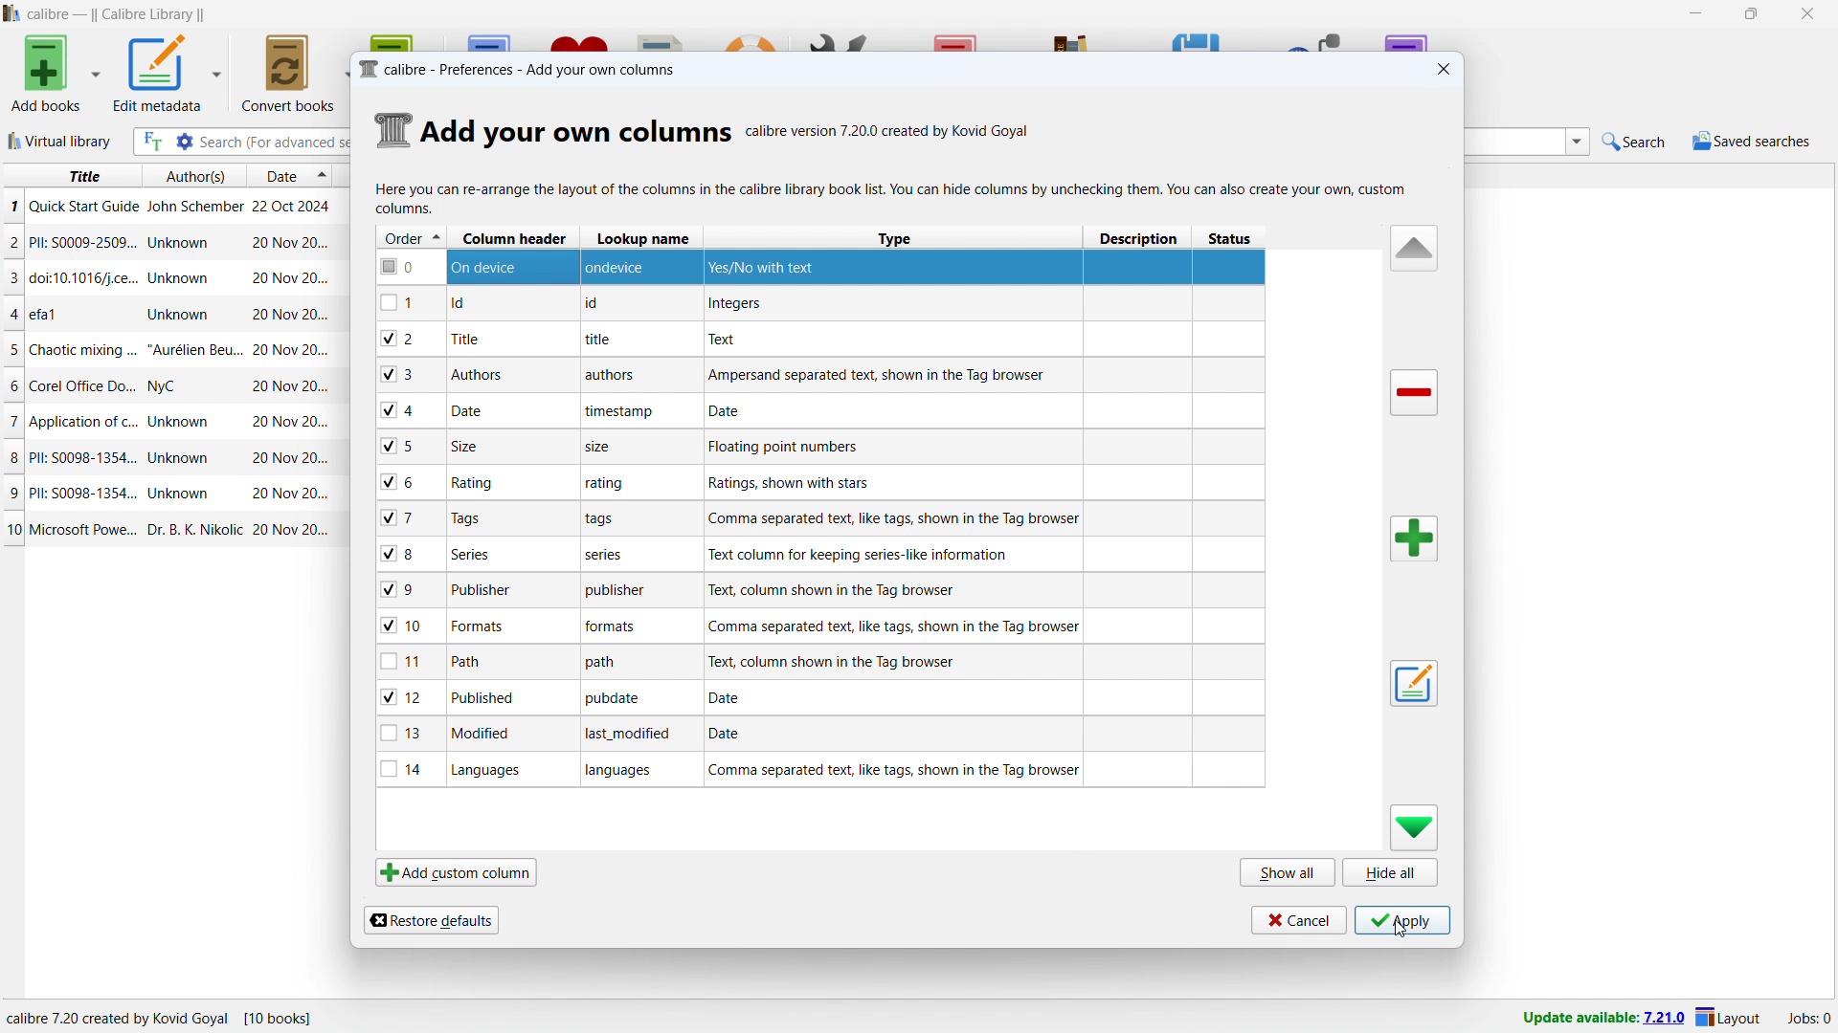 Image resolution: width=1838 pixels, height=1033 pixels. I want to click on advanced search, so click(185, 142).